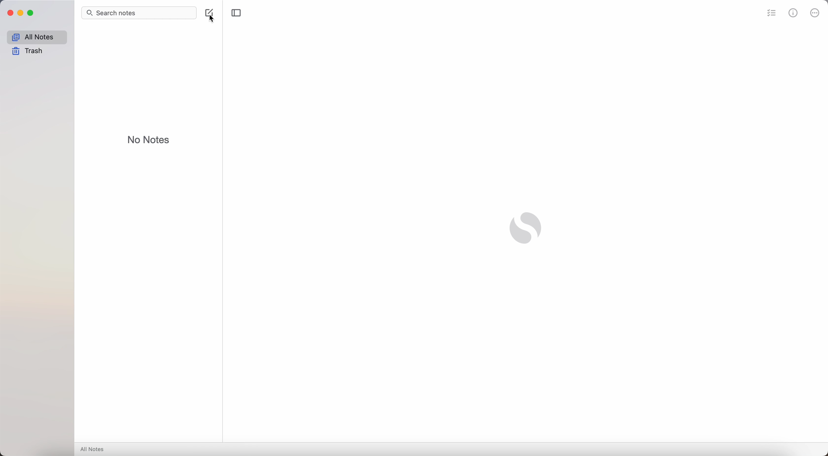 This screenshot has height=456, width=828. What do you see at coordinates (815, 13) in the screenshot?
I see `more options` at bounding box center [815, 13].